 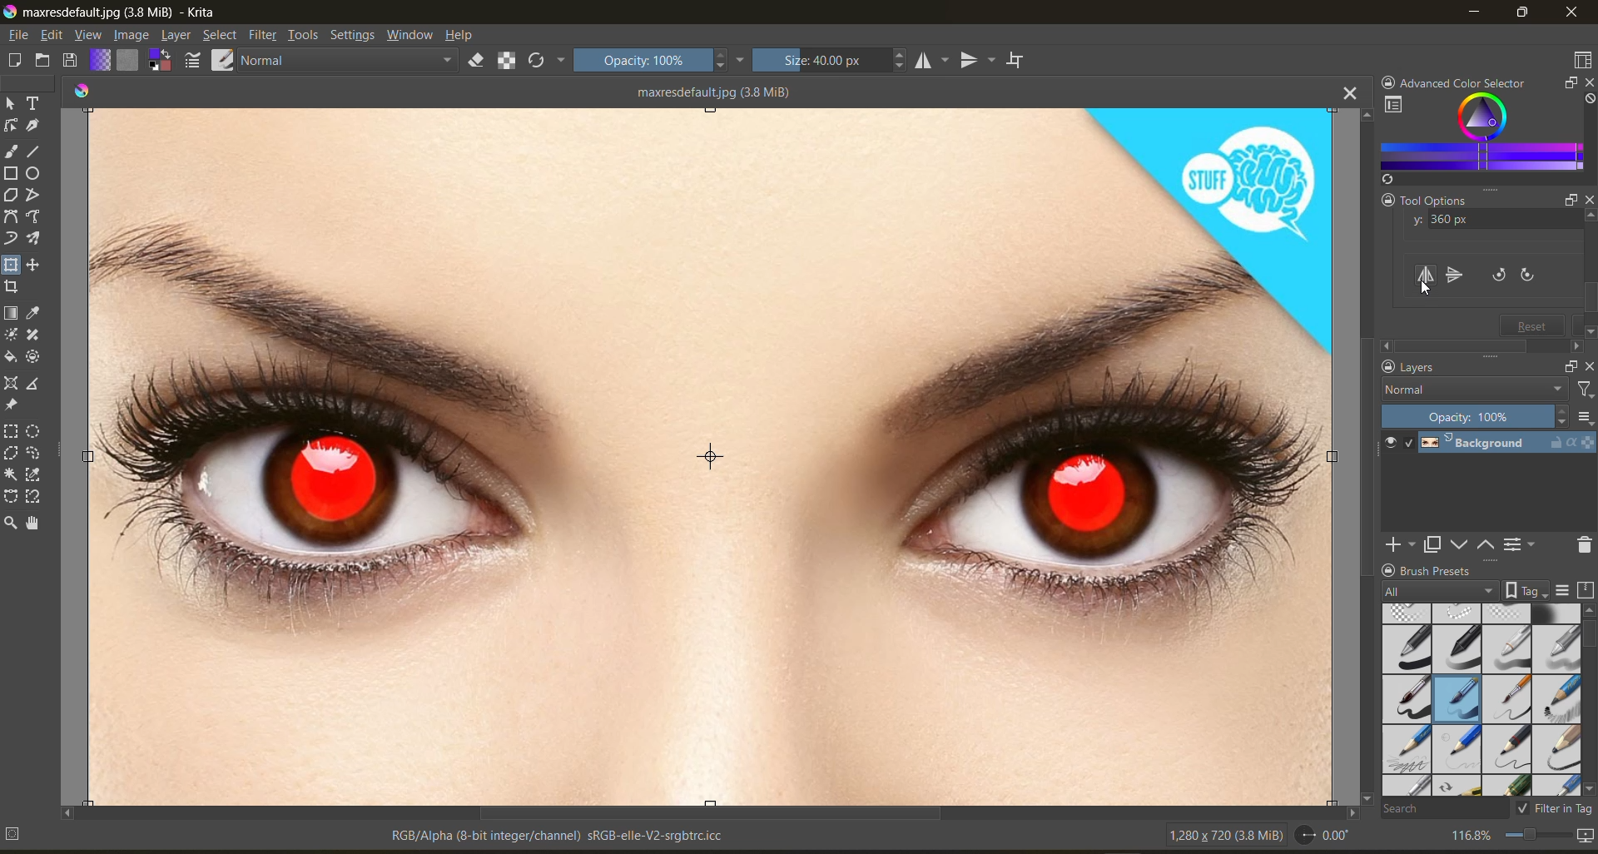 What do you see at coordinates (1446, 811) in the screenshot?
I see `search` at bounding box center [1446, 811].